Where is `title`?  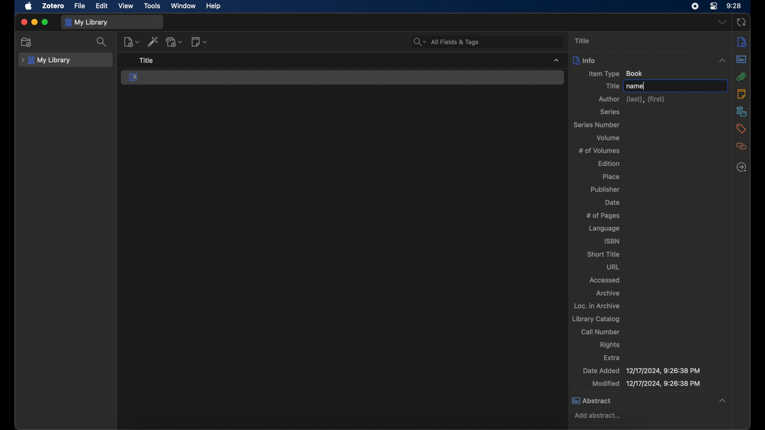
title is located at coordinates (146, 60).